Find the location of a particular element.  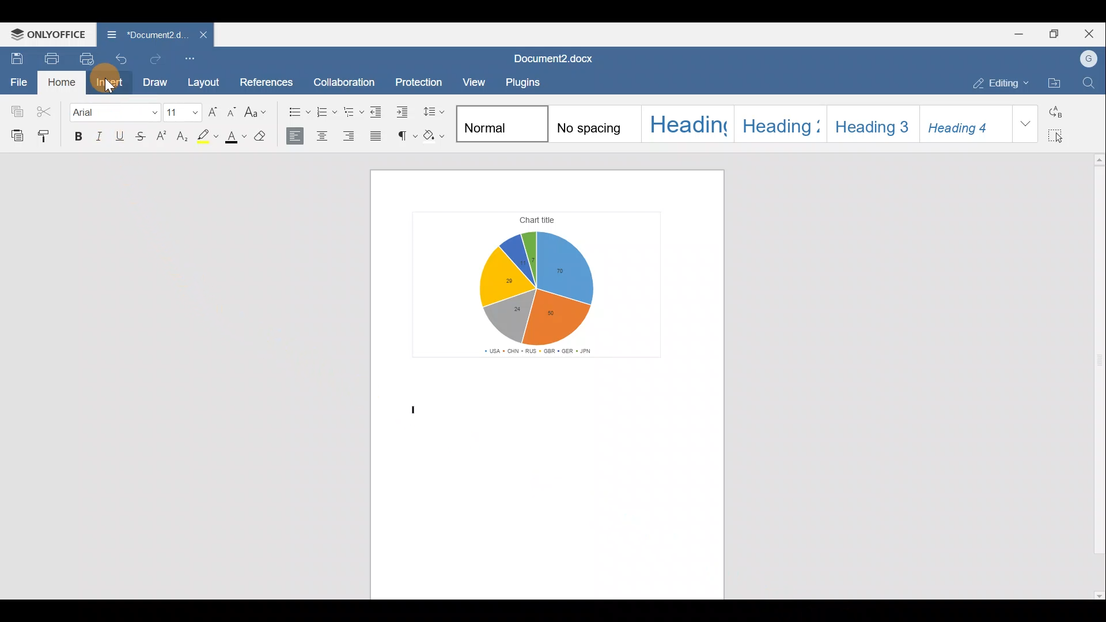

Find is located at coordinates (1090, 85).